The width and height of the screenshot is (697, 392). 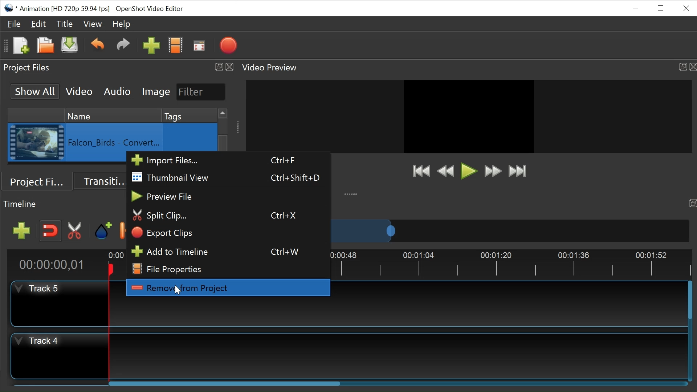 What do you see at coordinates (55, 265) in the screenshot?
I see `Current Position` at bounding box center [55, 265].